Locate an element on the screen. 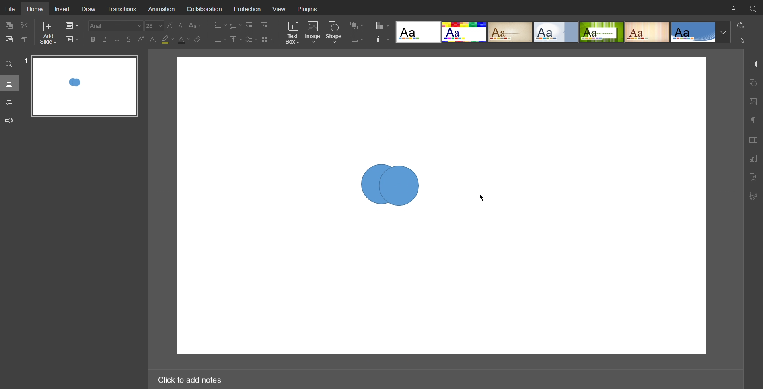  Venn diagram using two overlapping circles created is located at coordinates (391, 187).